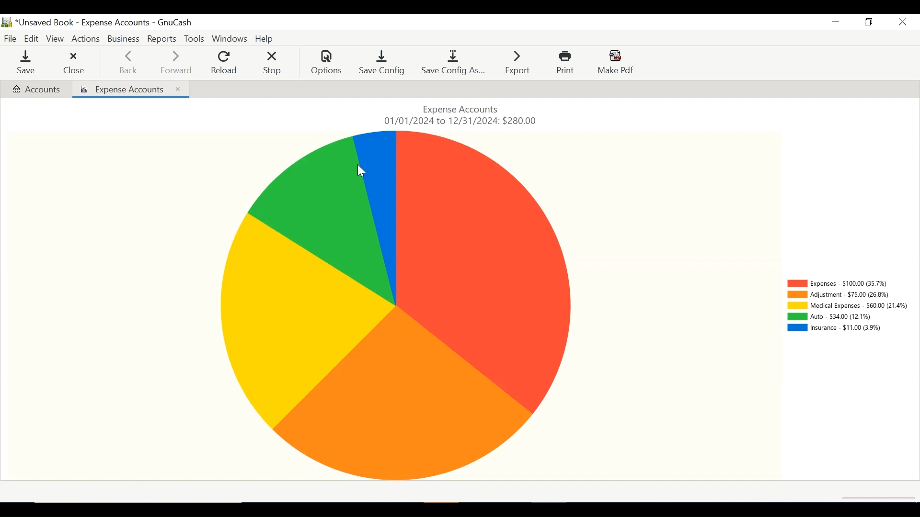  What do you see at coordinates (86, 36) in the screenshot?
I see `Actions` at bounding box center [86, 36].